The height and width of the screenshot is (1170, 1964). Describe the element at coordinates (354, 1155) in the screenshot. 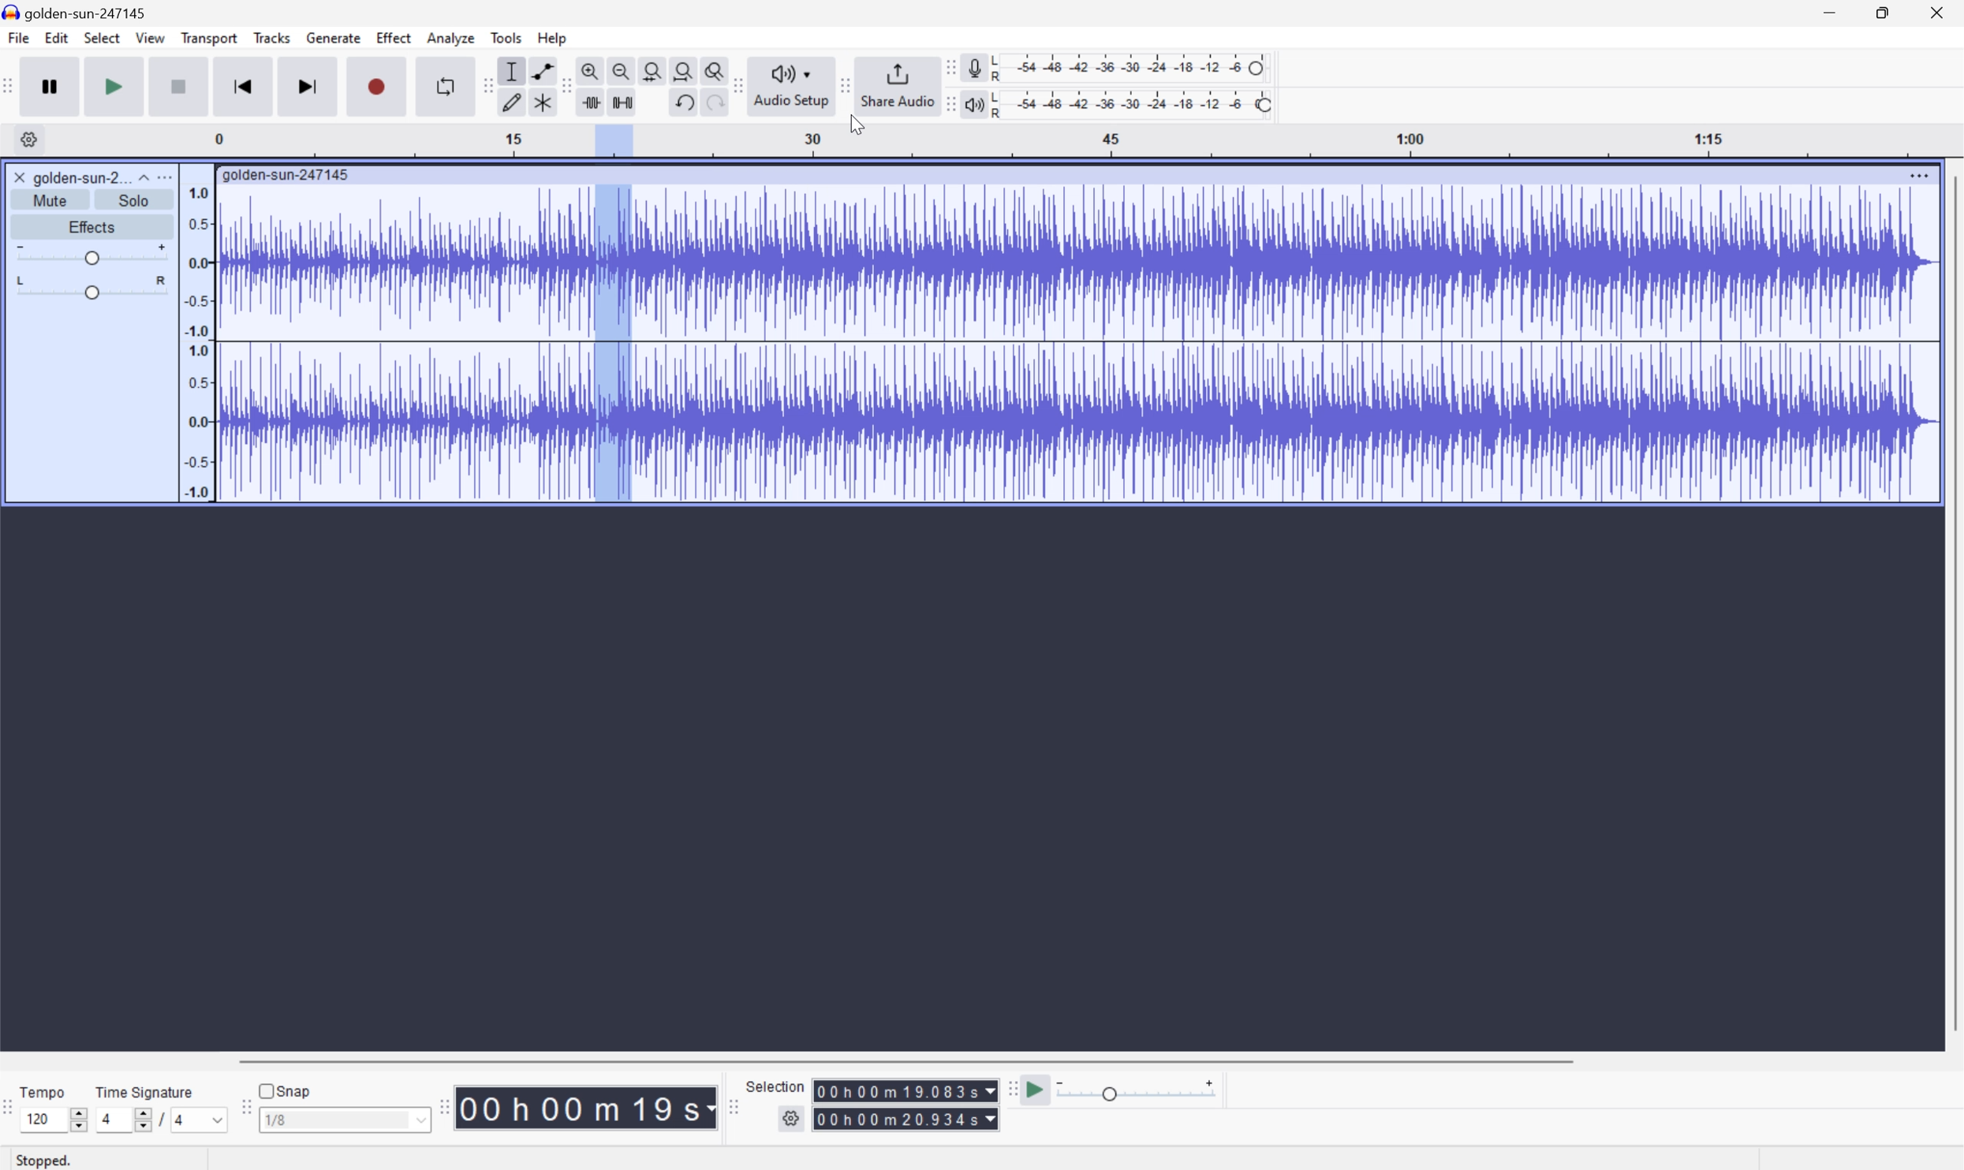

I see `Click and drag to select audio` at that location.